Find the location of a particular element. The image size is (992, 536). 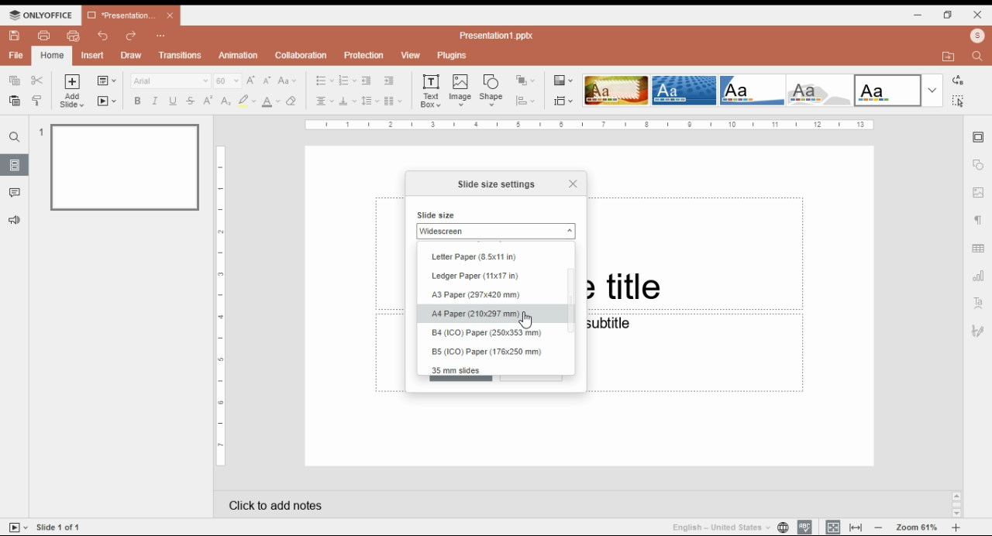

minimize is located at coordinates (918, 14).